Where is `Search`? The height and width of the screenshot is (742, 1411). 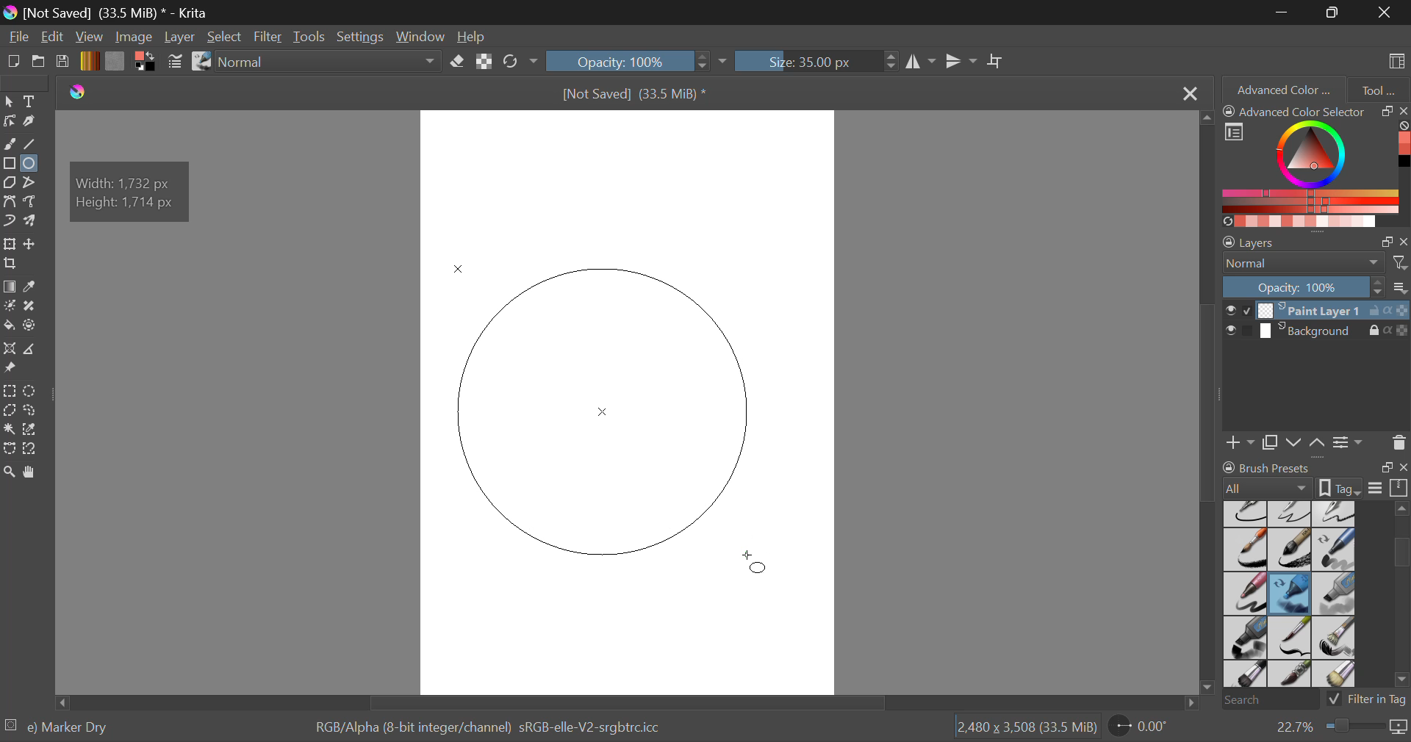
Search is located at coordinates (1266, 701).